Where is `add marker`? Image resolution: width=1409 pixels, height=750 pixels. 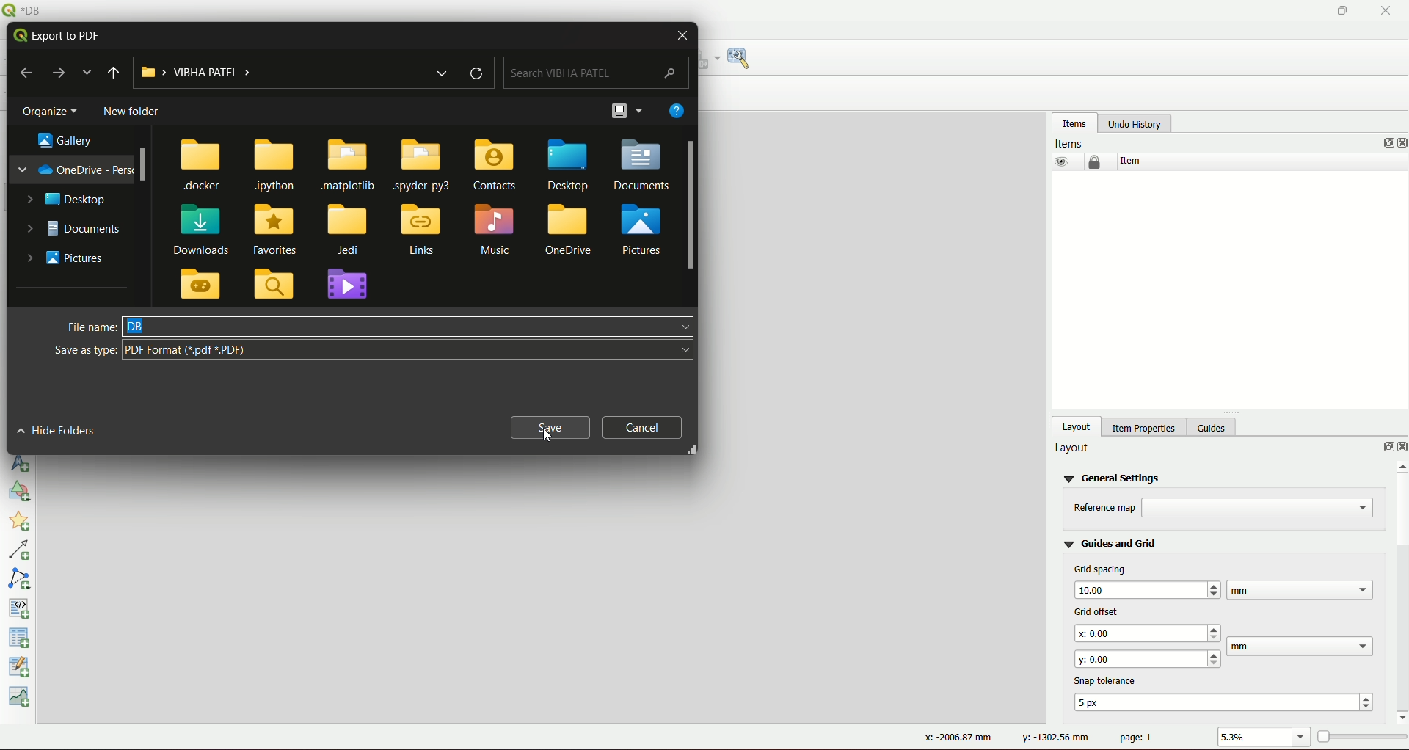
add marker is located at coordinates (22, 523).